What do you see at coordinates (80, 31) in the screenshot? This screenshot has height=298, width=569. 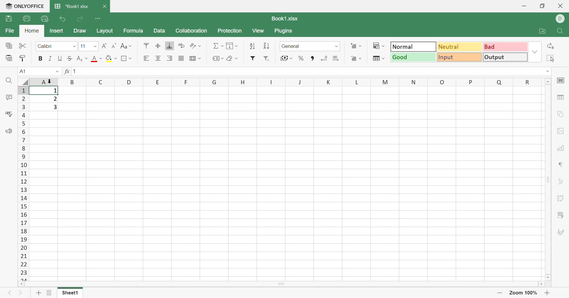 I see `Draw` at bounding box center [80, 31].